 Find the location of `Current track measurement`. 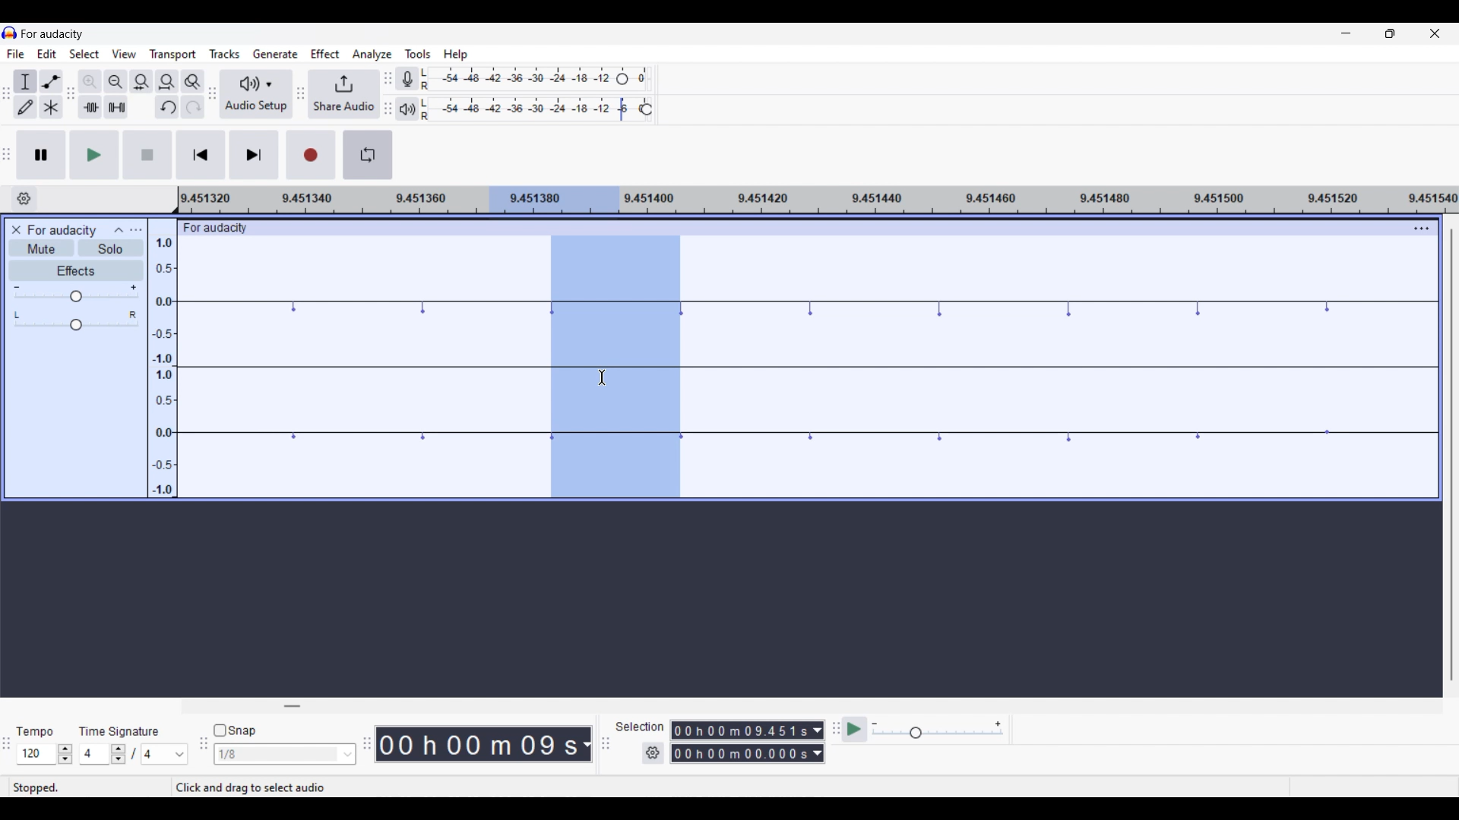

Current track measurement is located at coordinates (586, 744).